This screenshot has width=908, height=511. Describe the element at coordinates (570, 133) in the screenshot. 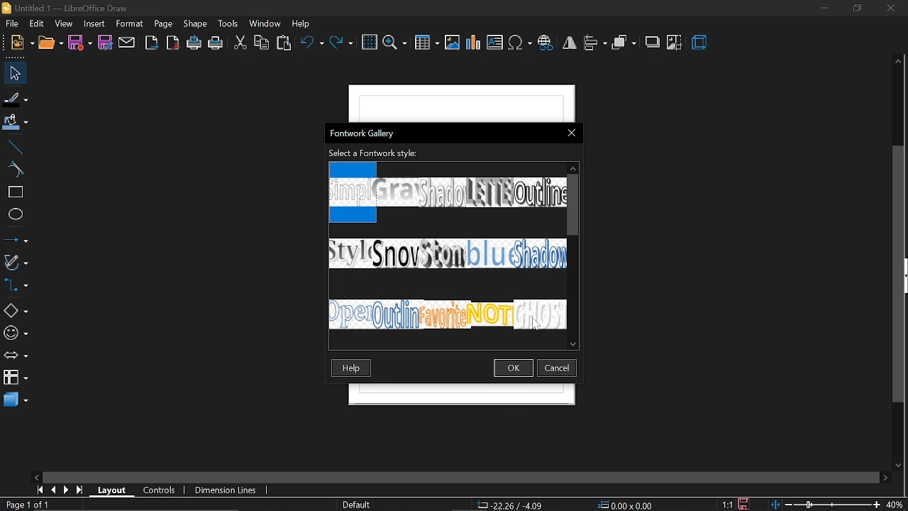

I see `close` at that location.